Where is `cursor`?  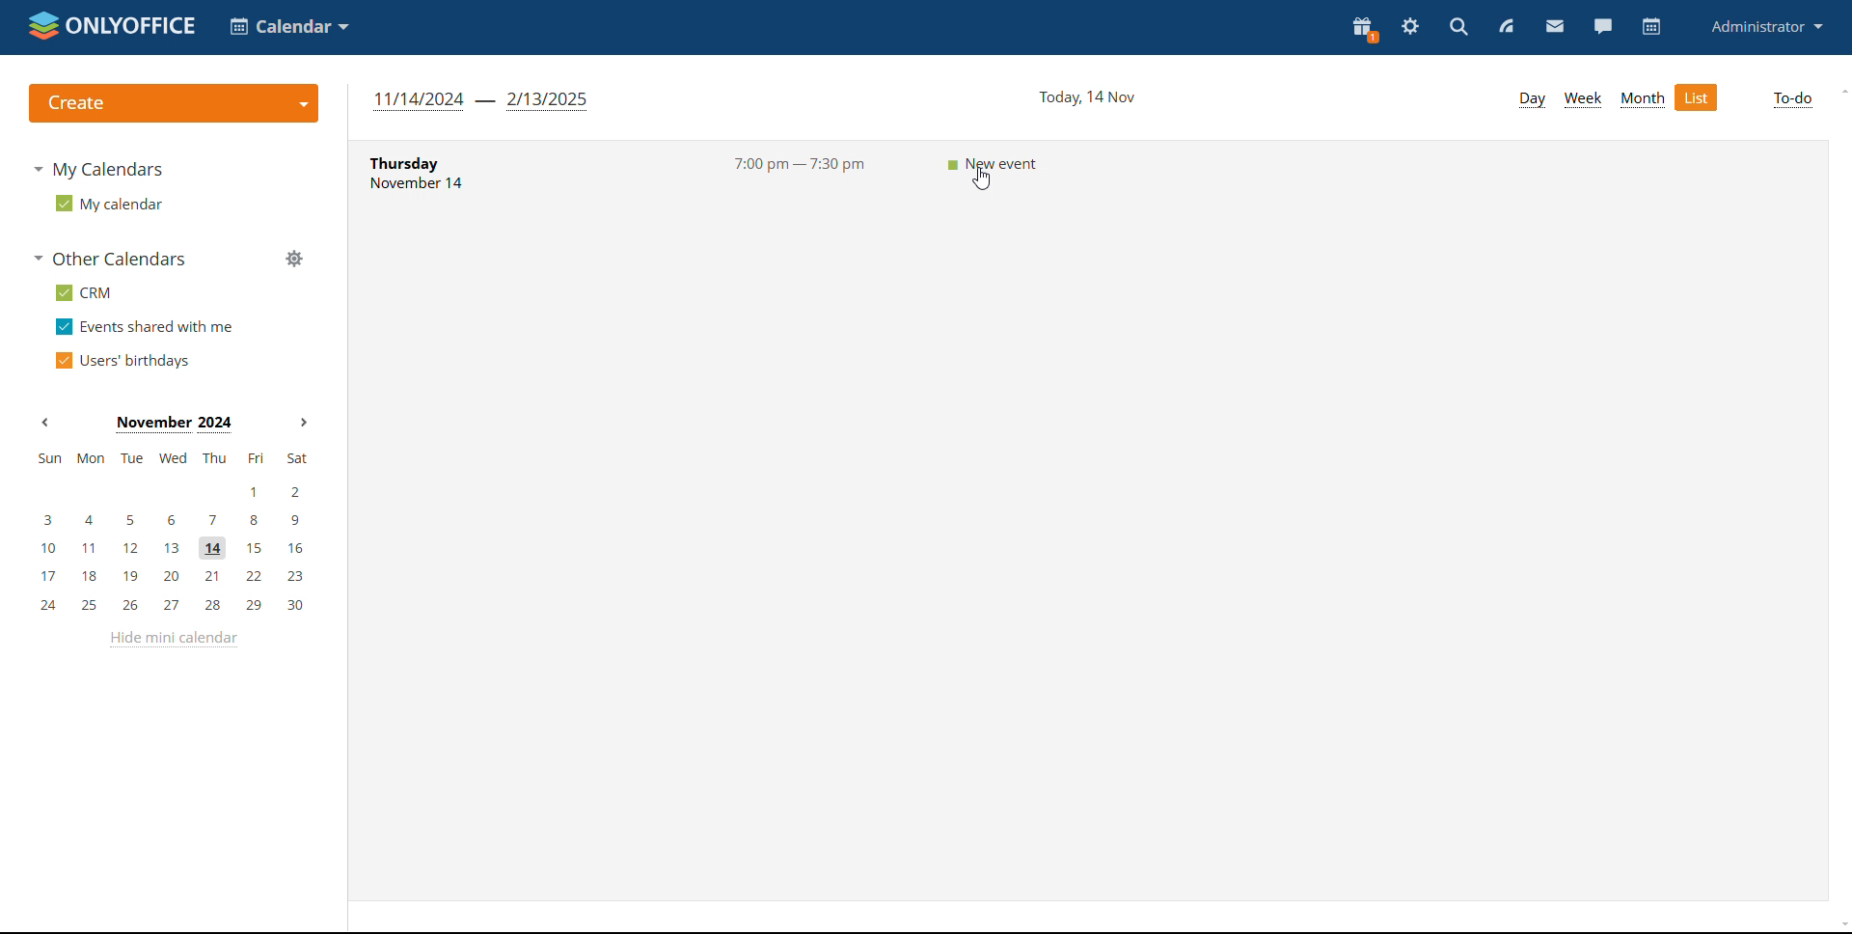
cursor is located at coordinates (980, 177).